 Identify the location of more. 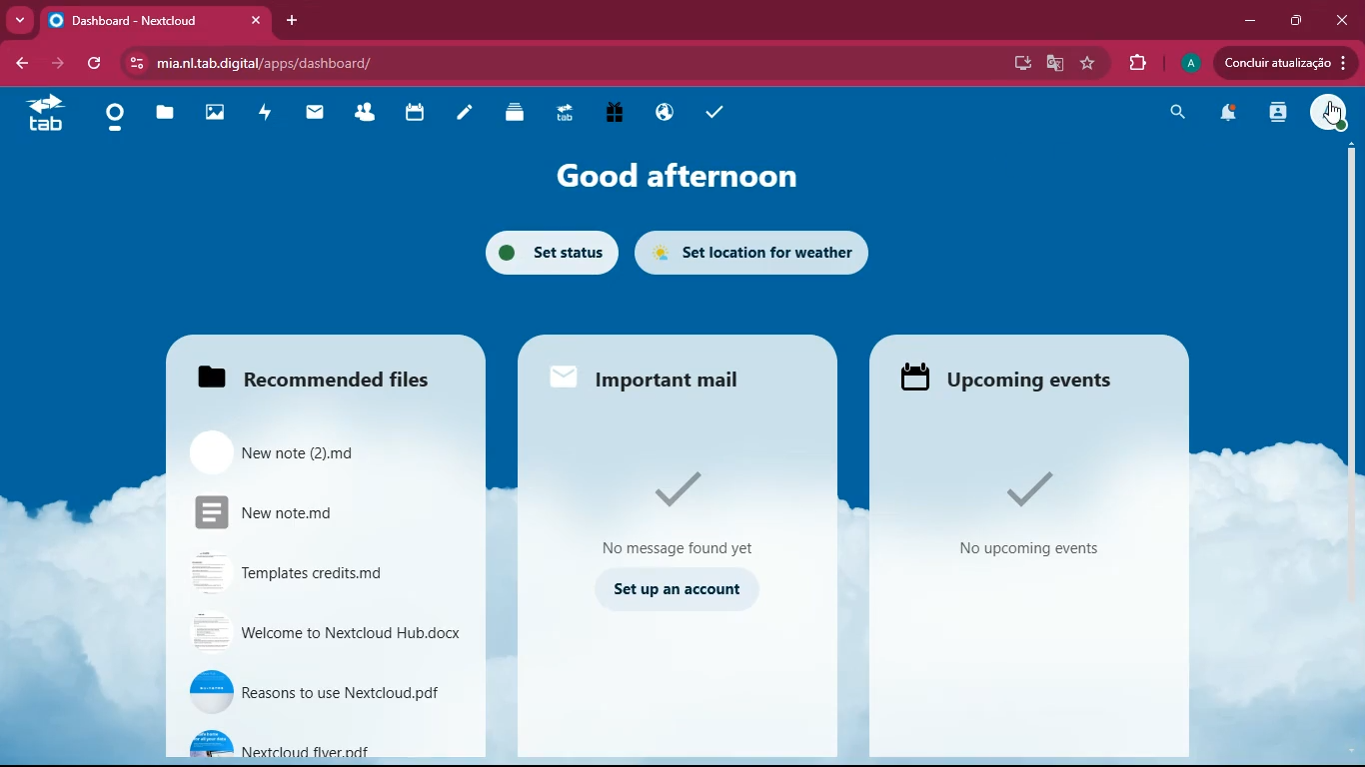
(19, 20).